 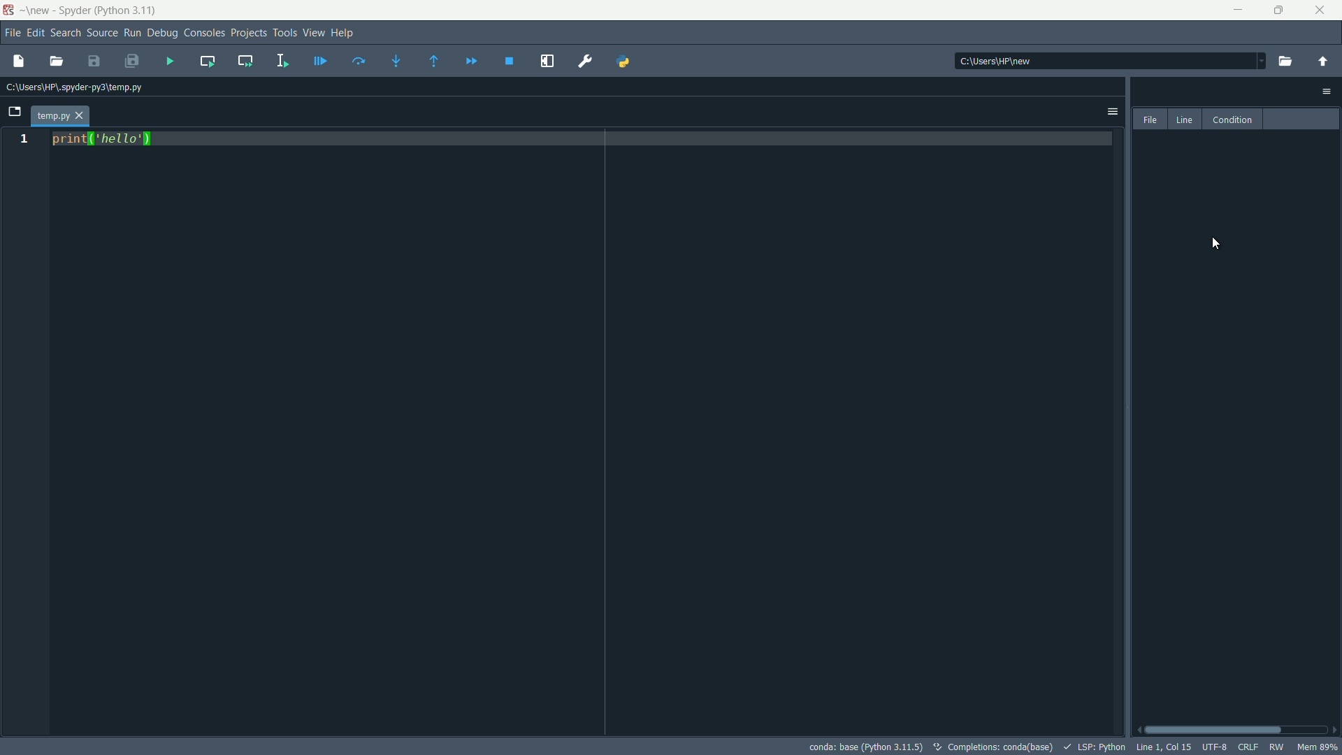 What do you see at coordinates (345, 34) in the screenshot?
I see `help menu` at bounding box center [345, 34].